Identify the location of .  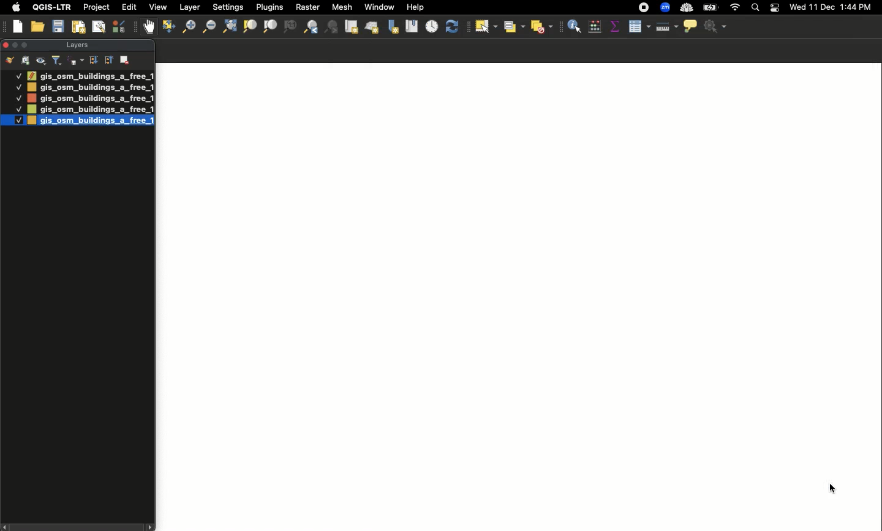
(665, 7).